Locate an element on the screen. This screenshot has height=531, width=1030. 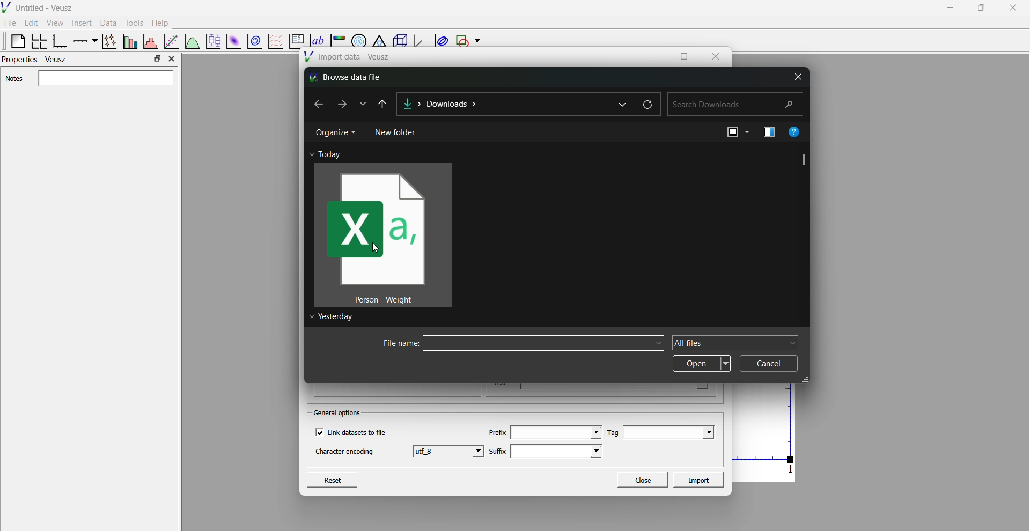
CHANGE YOUR VIEW is located at coordinates (729, 135).